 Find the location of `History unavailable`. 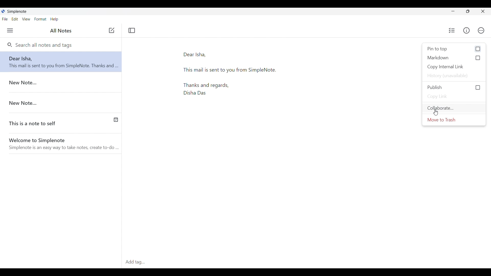

History unavailable is located at coordinates (454, 76).